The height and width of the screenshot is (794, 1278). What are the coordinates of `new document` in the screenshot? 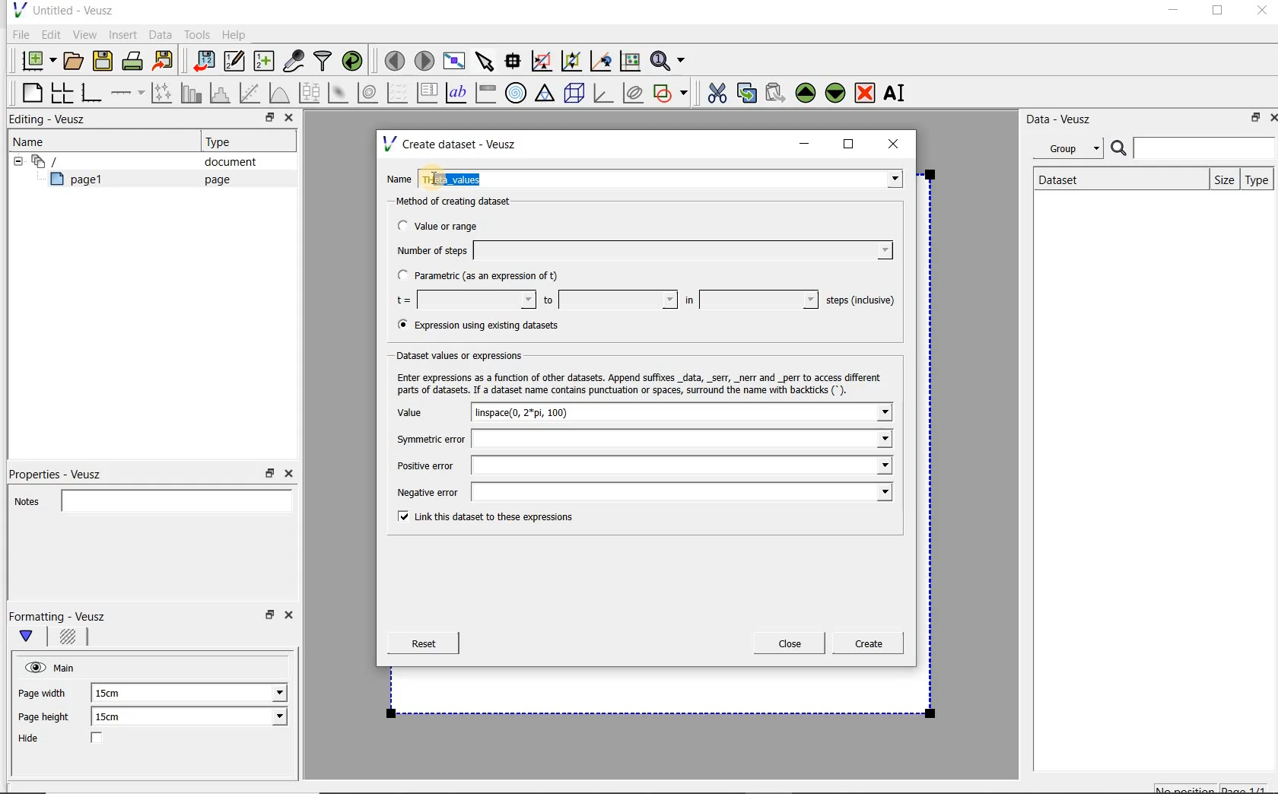 It's located at (35, 59).